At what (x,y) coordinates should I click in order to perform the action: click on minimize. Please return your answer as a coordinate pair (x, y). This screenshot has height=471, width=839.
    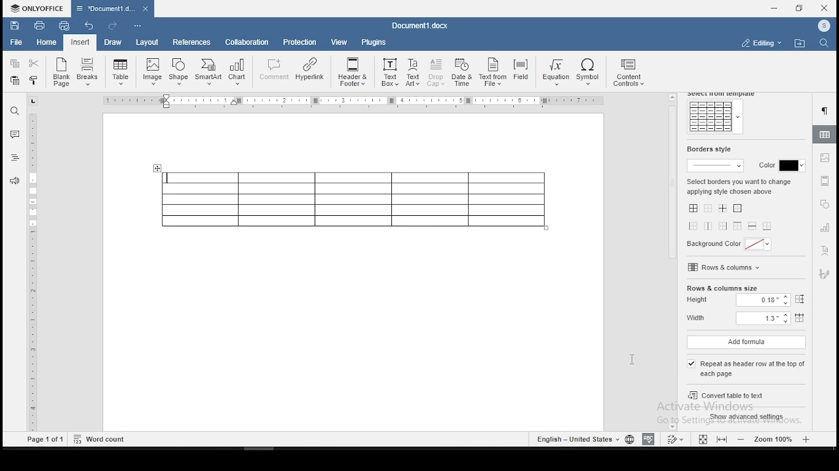
    Looking at the image, I should click on (775, 8).